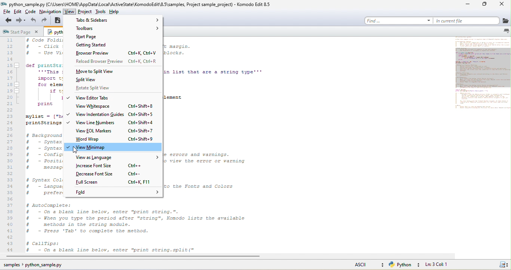  Describe the element at coordinates (88, 78) in the screenshot. I see `split view` at that location.